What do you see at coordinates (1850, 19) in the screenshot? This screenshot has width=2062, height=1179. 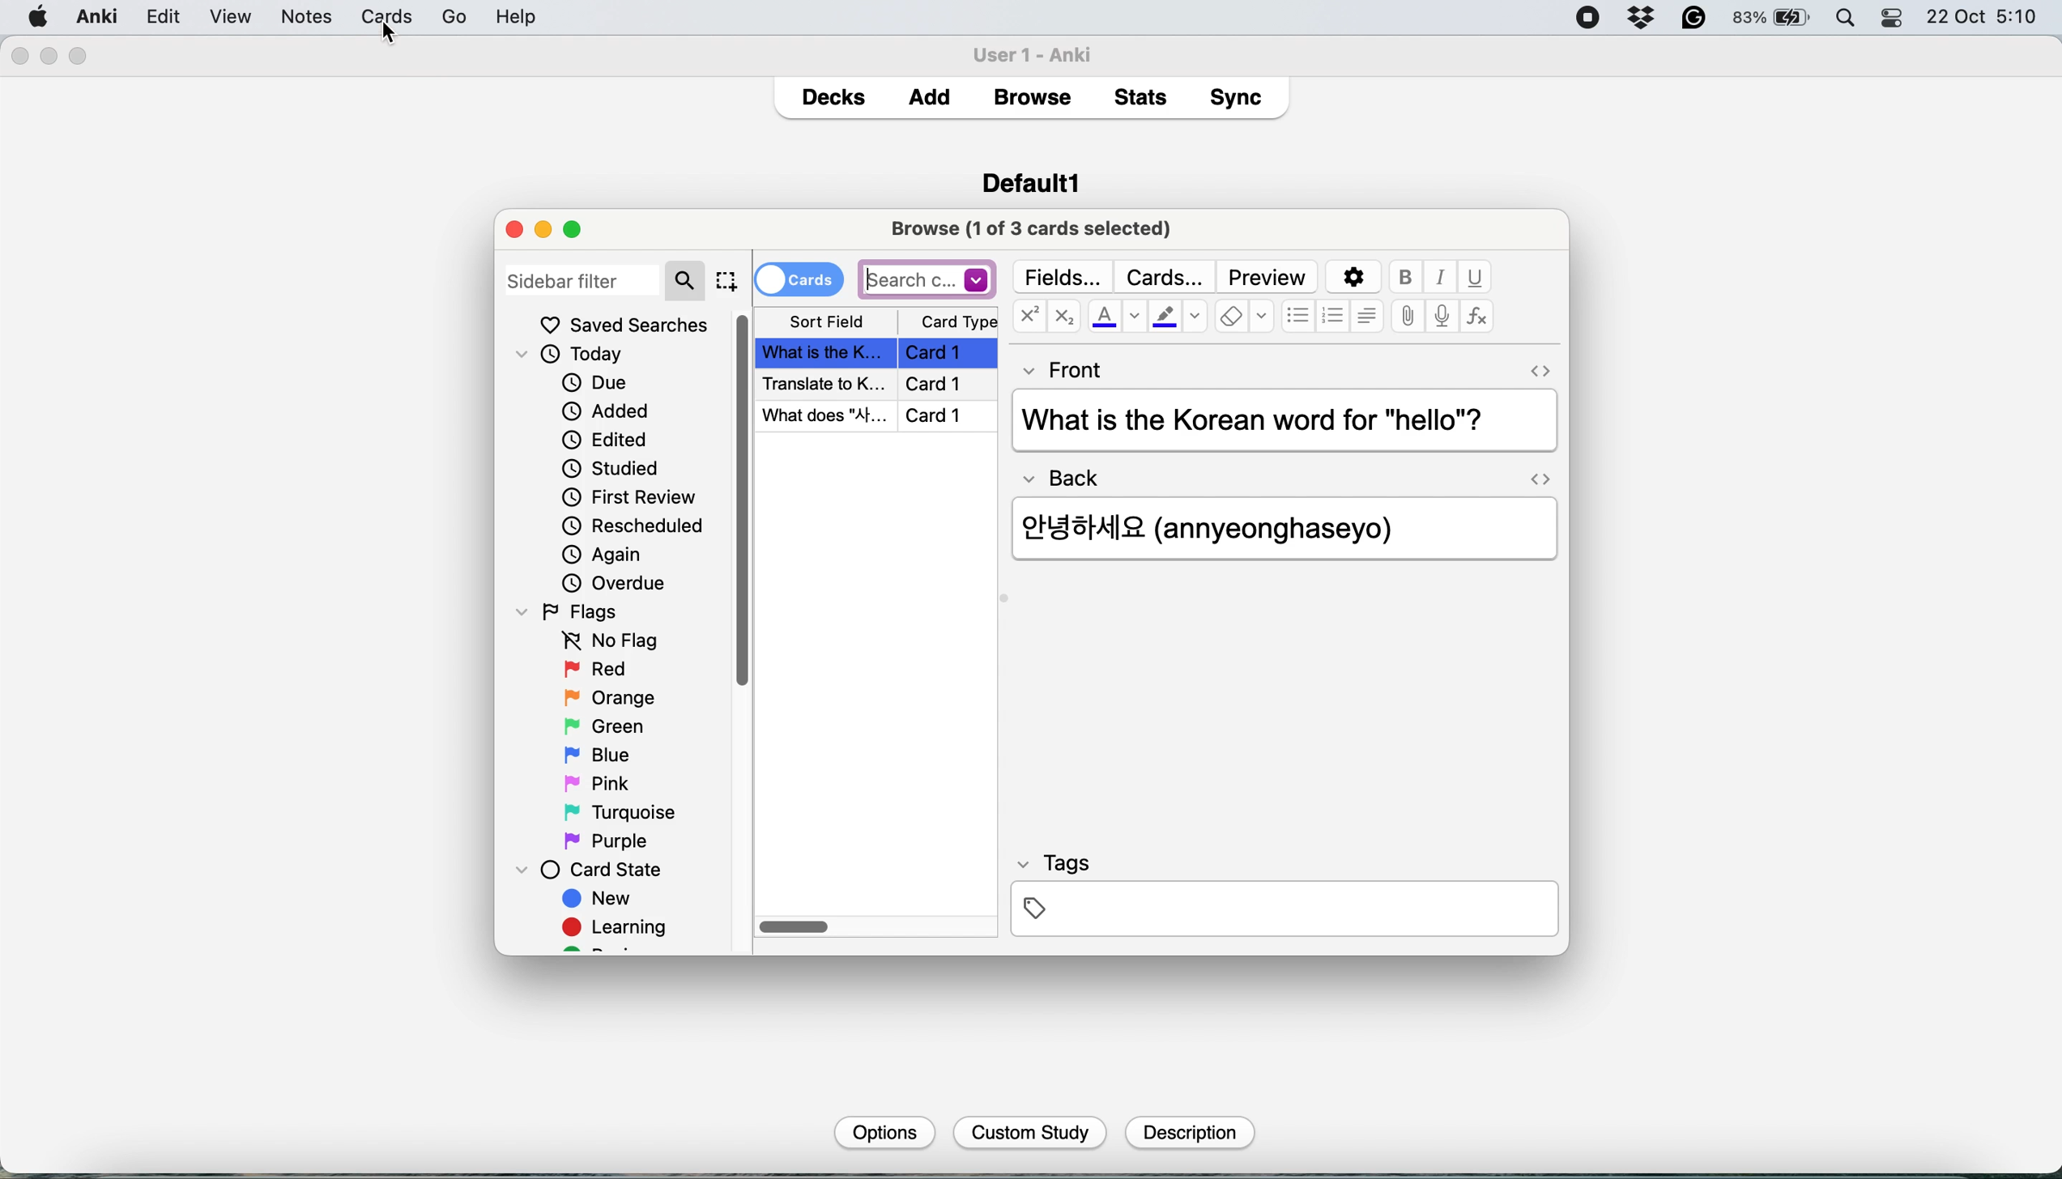 I see `spotlight search` at bounding box center [1850, 19].